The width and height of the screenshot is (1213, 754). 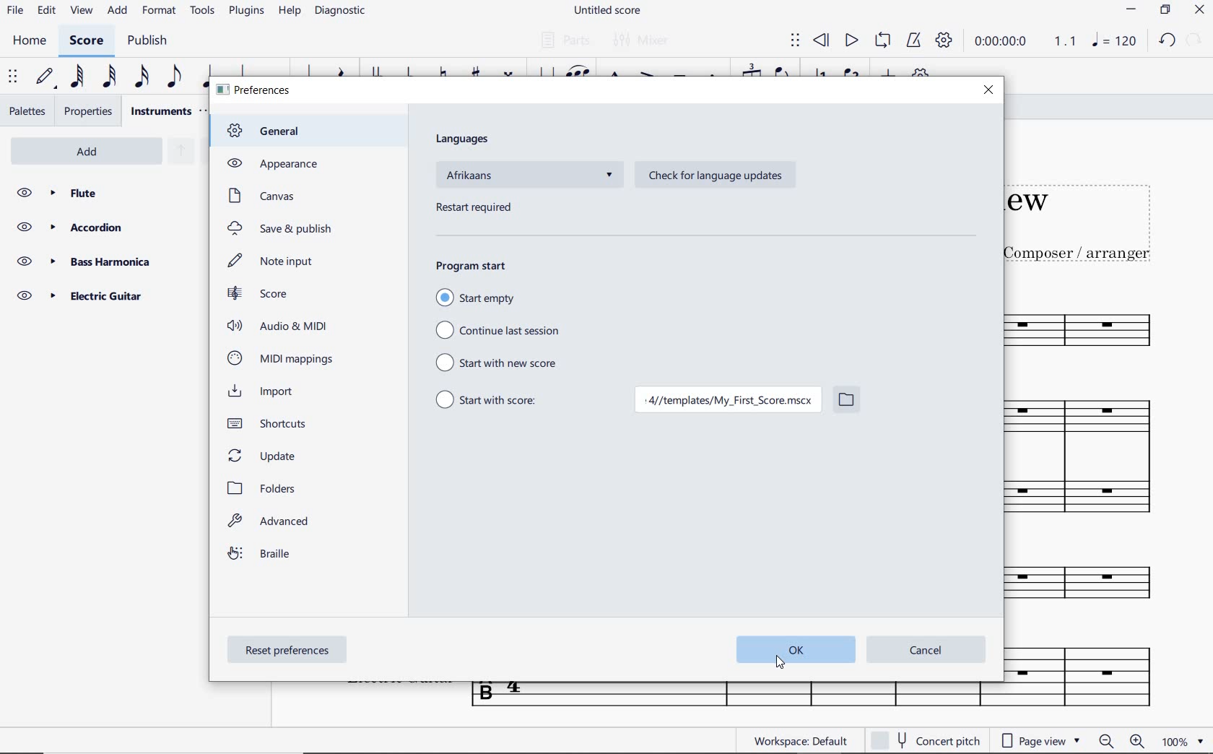 I want to click on zoom factor, so click(x=1179, y=741).